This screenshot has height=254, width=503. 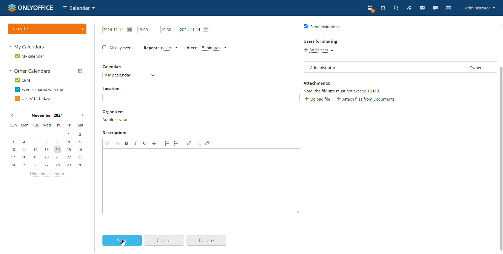 I want to click on next month, so click(x=83, y=116).